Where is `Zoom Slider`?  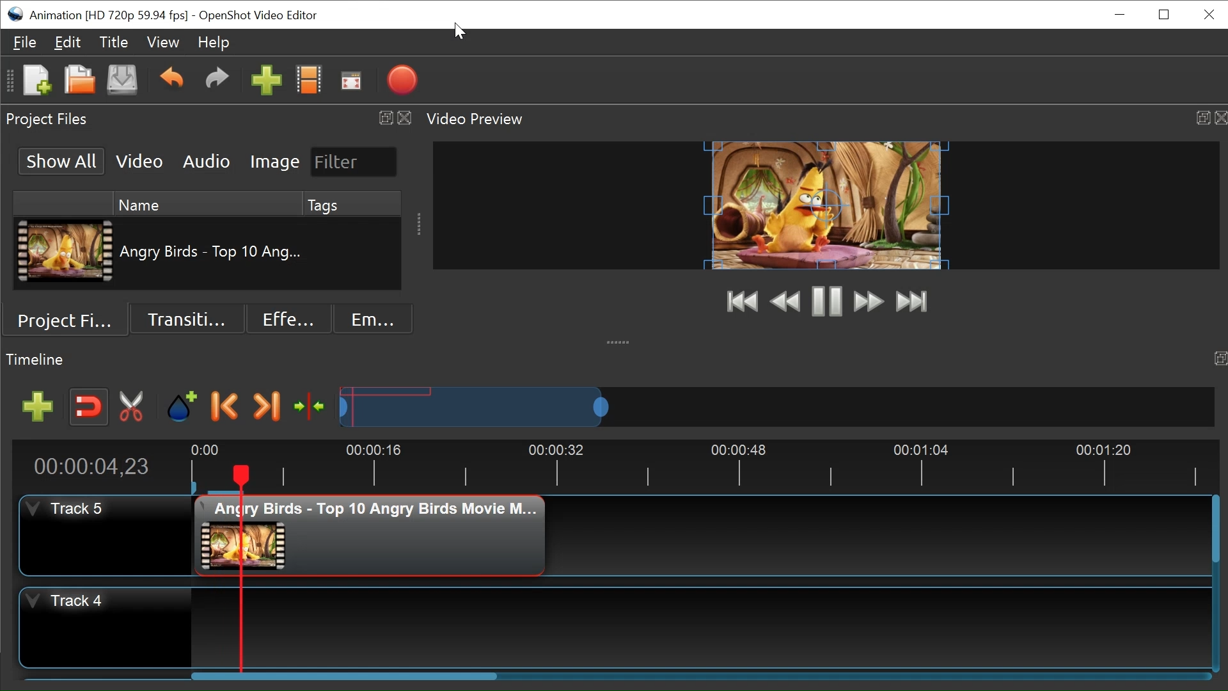 Zoom Slider is located at coordinates (777, 406).